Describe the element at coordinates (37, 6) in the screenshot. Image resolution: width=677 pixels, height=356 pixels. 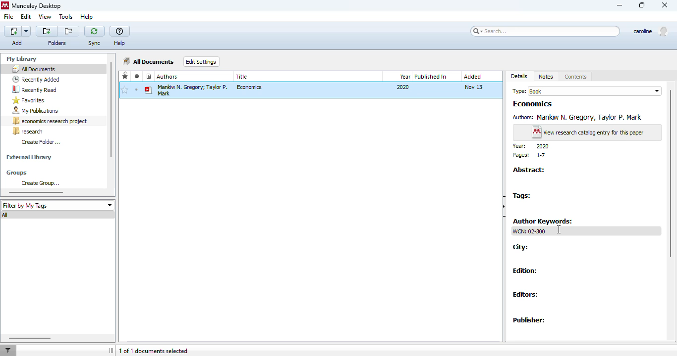
I see `mendeley desktop` at that location.